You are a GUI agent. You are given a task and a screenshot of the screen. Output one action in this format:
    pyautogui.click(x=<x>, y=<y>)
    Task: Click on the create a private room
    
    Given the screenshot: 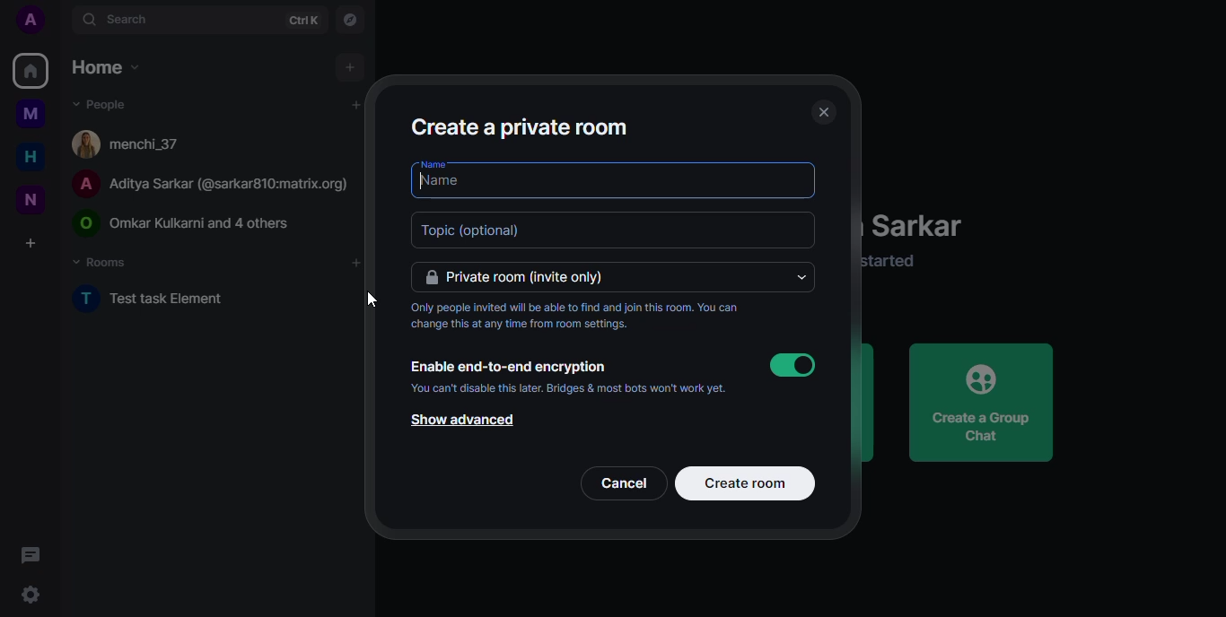 What is the action you would take?
    pyautogui.click(x=521, y=128)
    